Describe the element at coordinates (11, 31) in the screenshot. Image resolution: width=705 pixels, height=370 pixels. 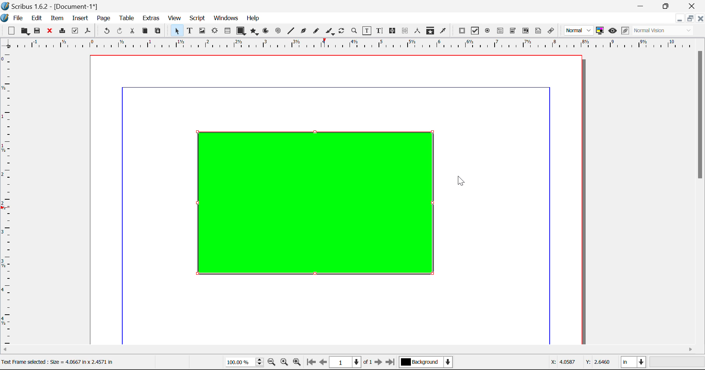
I see `New` at that location.